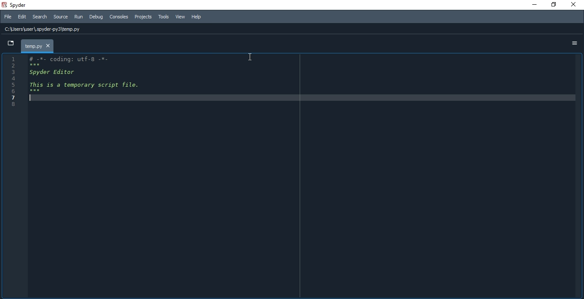 The image size is (584, 299). Describe the element at coordinates (15, 105) in the screenshot. I see `8` at that location.